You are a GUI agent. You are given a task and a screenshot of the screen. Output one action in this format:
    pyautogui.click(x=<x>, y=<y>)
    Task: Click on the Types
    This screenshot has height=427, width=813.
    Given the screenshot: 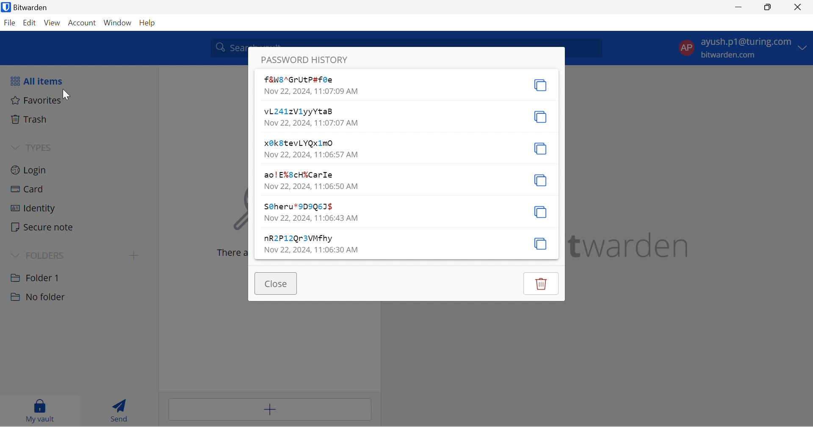 What is the action you would take?
    pyautogui.click(x=33, y=148)
    